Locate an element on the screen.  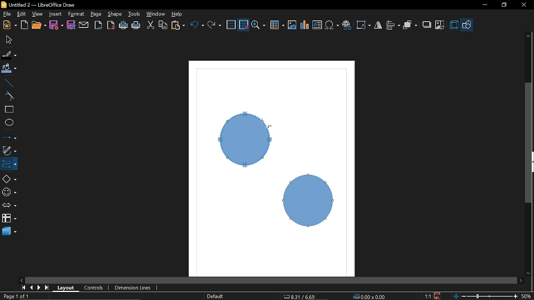
Control is located at coordinates (96, 288).